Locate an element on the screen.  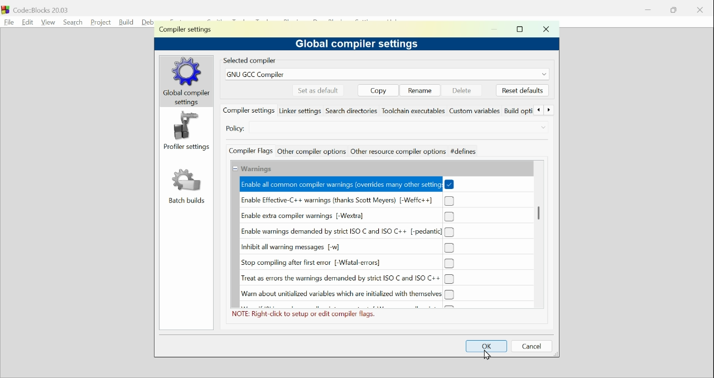
Restore is located at coordinates (675, 10).